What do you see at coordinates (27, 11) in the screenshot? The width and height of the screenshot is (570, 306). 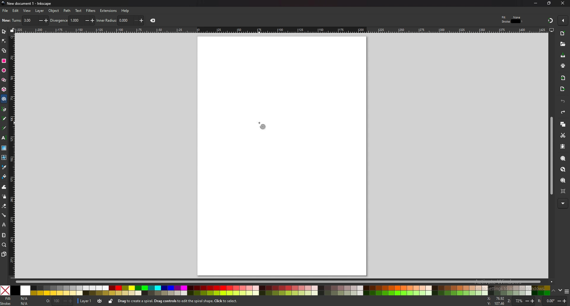 I see `view` at bounding box center [27, 11].